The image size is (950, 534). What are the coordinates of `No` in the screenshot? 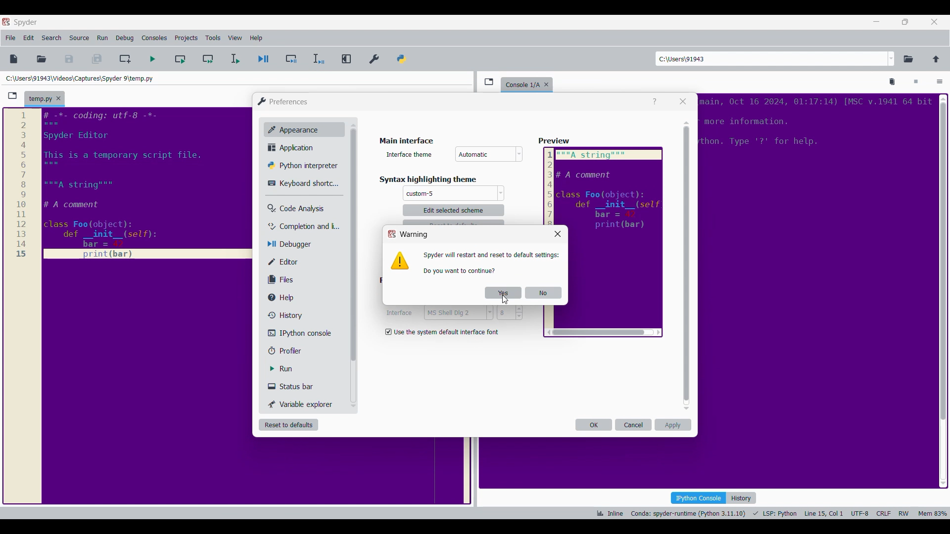 It's located at (543, 292).